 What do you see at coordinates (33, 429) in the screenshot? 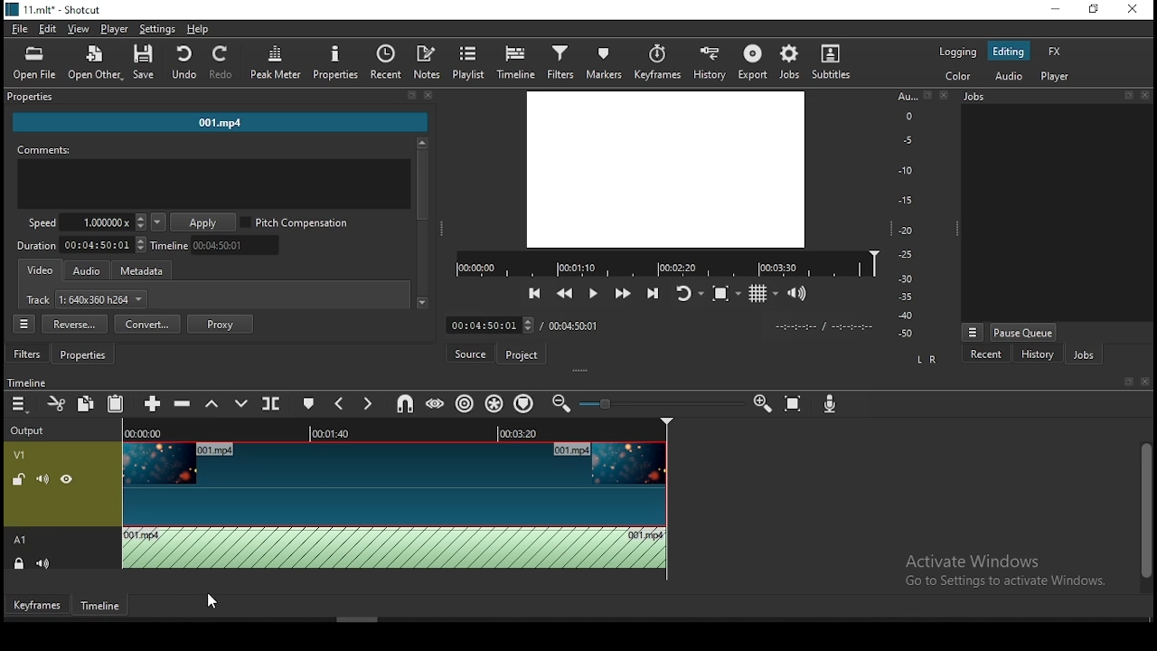
I see `Output` at bounding box center [33, 429].